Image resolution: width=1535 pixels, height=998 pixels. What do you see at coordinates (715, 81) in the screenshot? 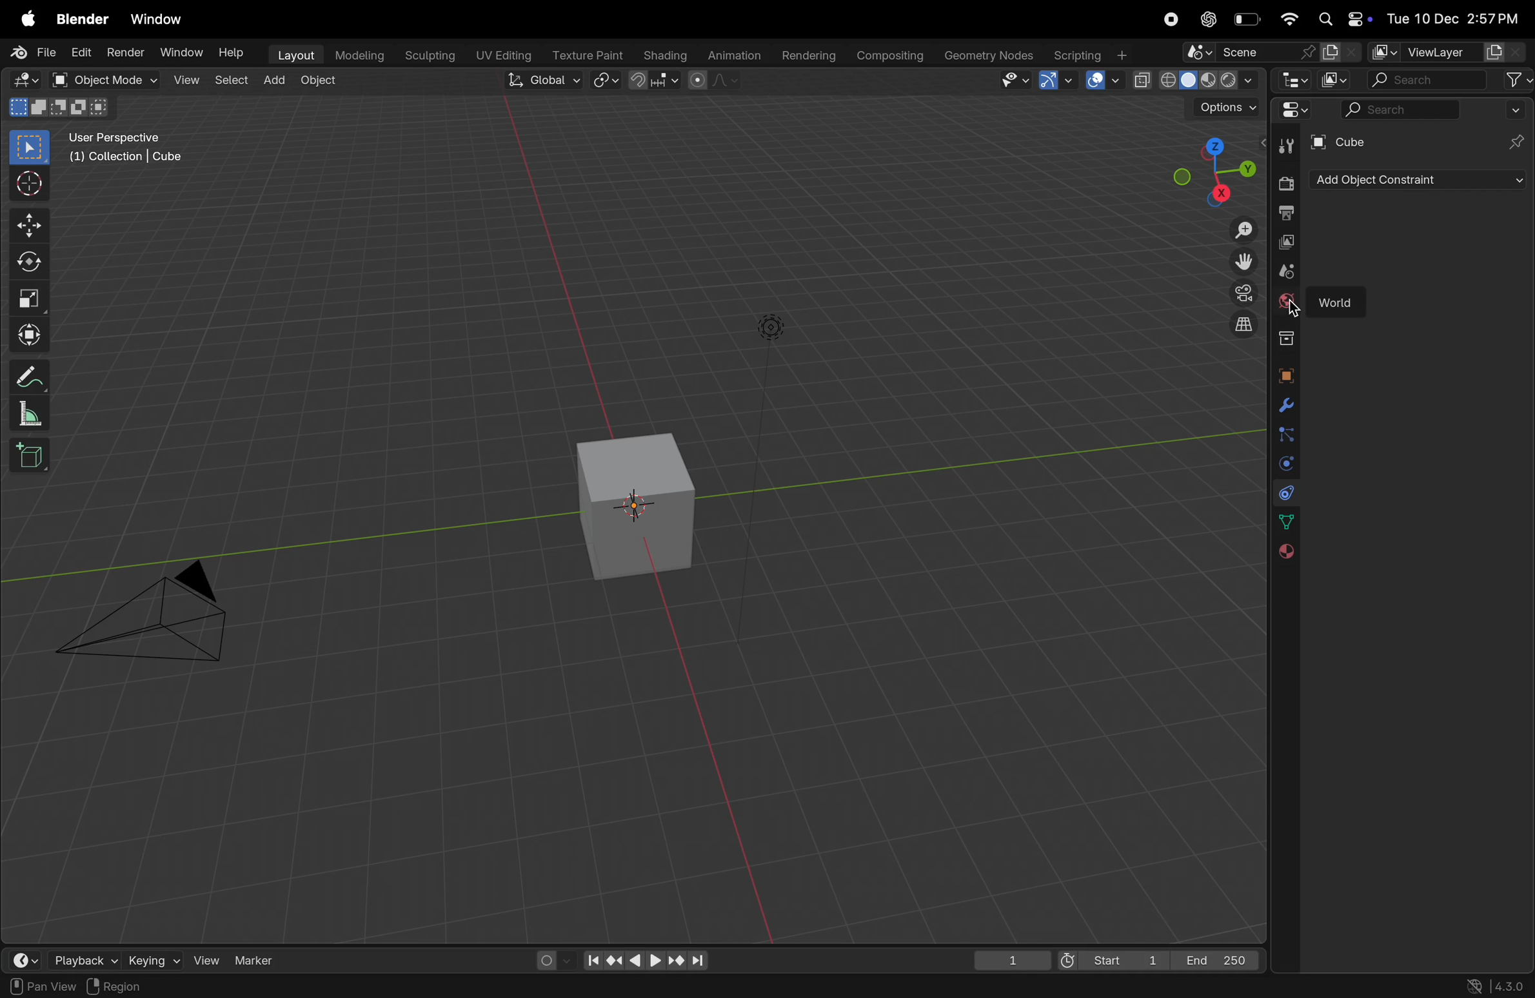
I see `proportinal editing objects` at bounding box center [715, 81].